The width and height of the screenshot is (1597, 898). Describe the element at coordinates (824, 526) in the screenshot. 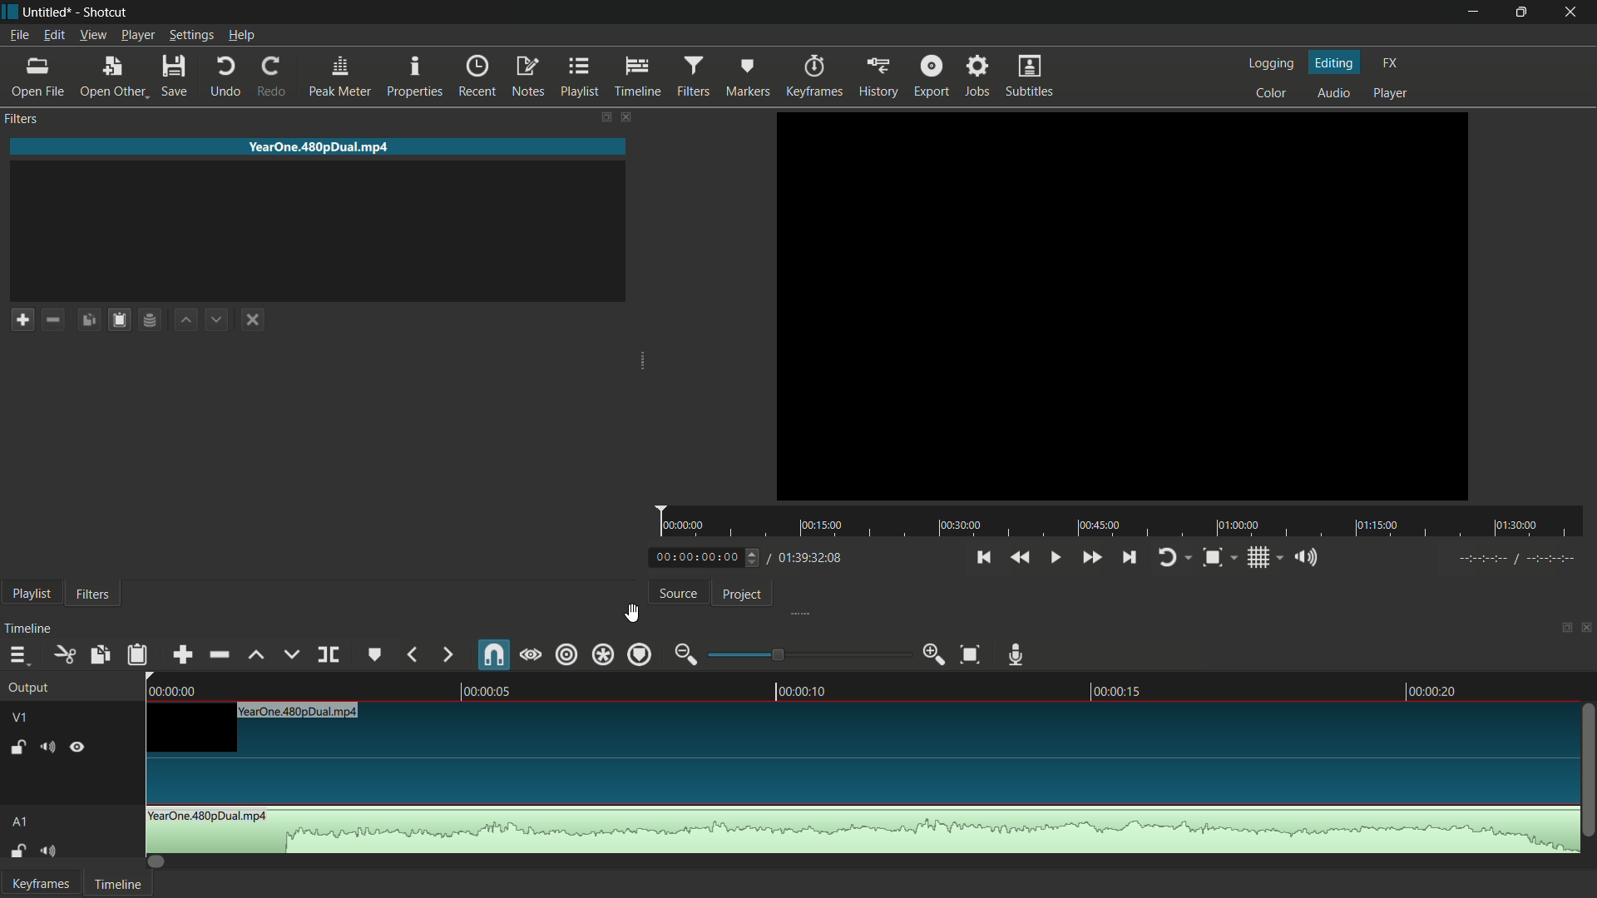

I see `00:15:00` at that location.